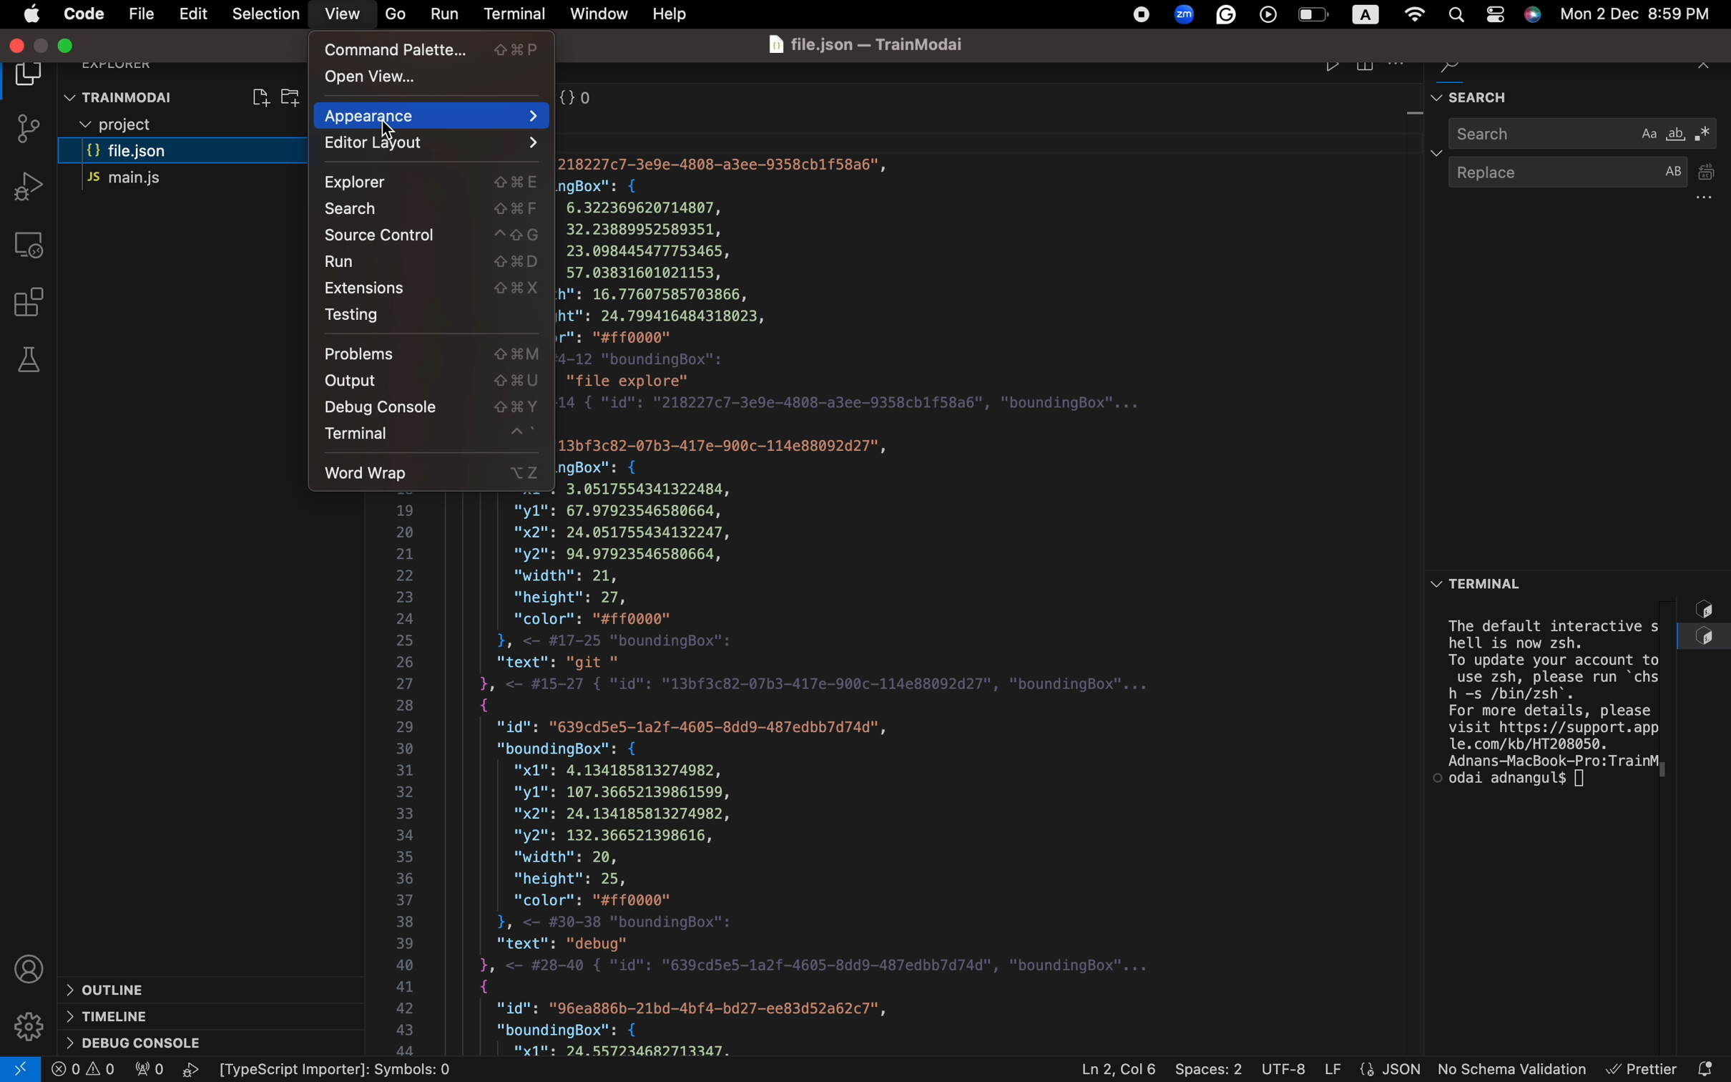 This screenshot has width=1731, height=1082. What do you see at coordinates (31, 301) in the screenshot?
I see `Extensions` at bounding box center [31, 301].